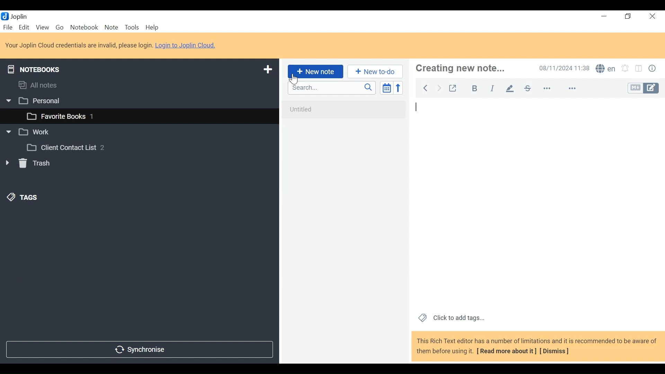  What do you see at coordinates (452, 318) in the screenshot?
I see `Click to add tags` at bounding box center [452, 318].